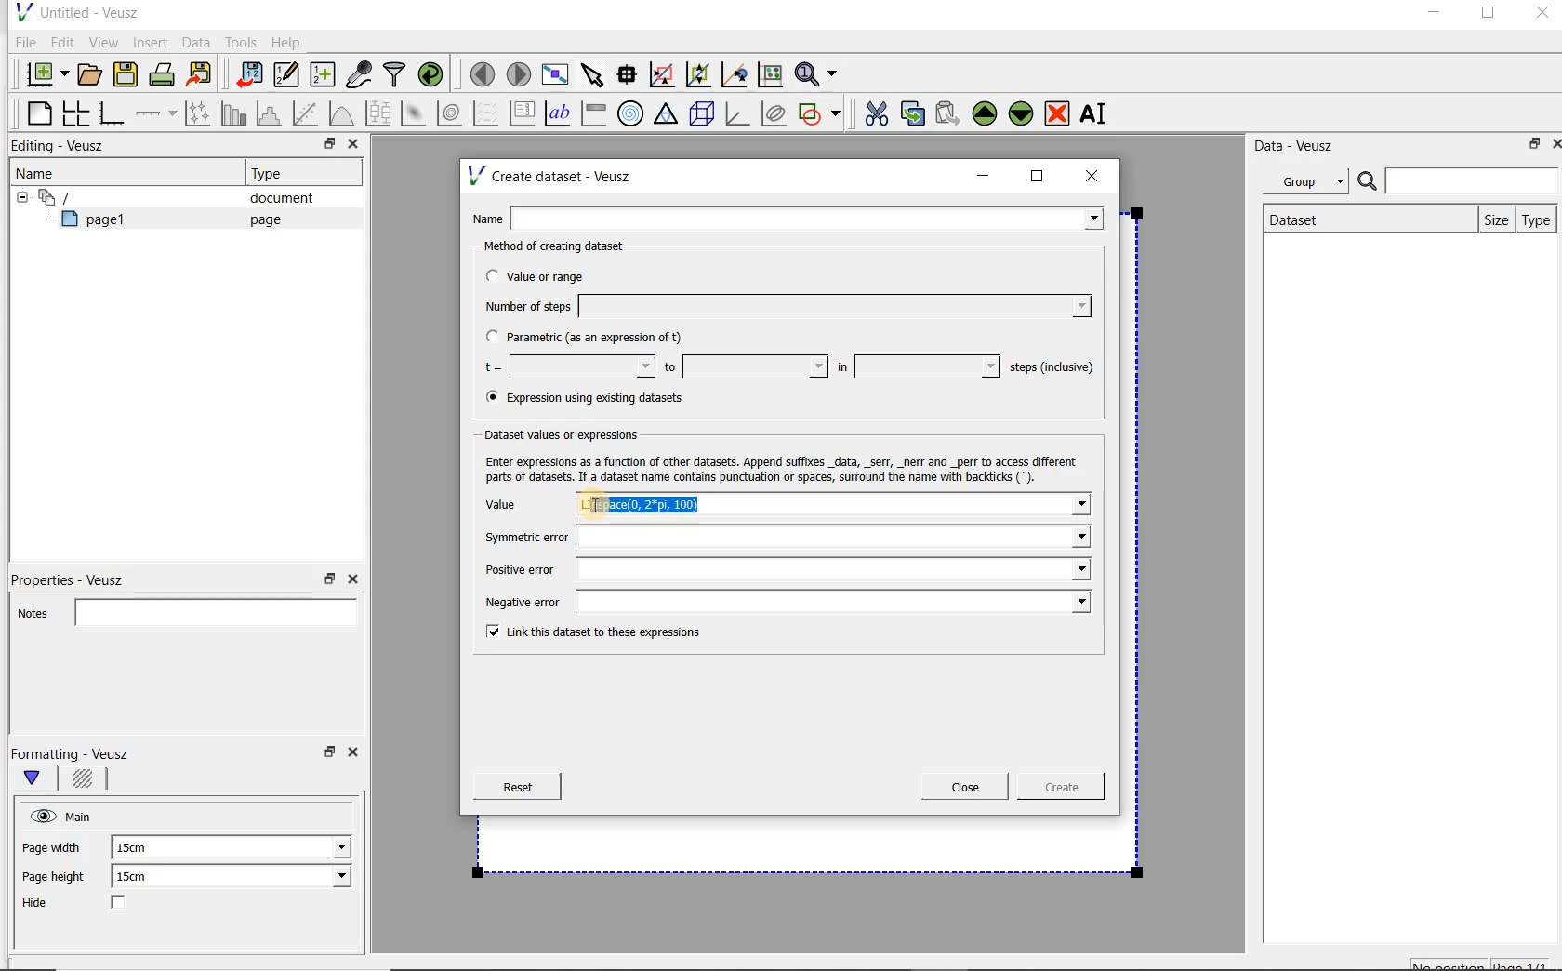 The width and height of the screenshot is (1562, 971). What do you see at coordinates (92, 904) in the screenshot?
I see `Hide` at bounding box center [92, 904].